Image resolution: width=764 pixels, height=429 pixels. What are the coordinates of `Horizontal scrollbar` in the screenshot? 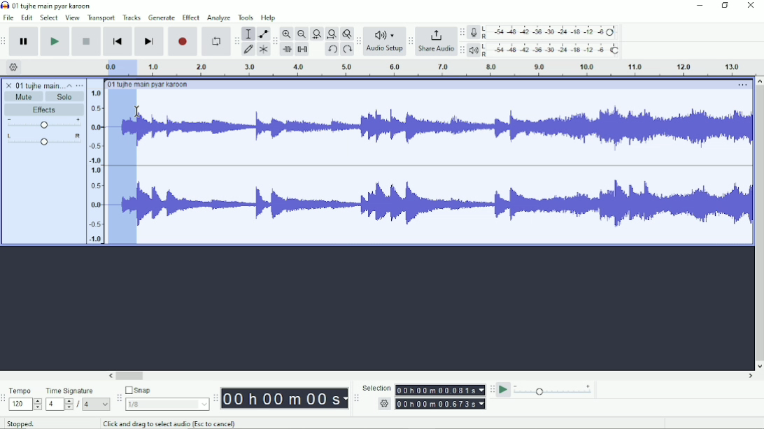 It's located at (432, 377).